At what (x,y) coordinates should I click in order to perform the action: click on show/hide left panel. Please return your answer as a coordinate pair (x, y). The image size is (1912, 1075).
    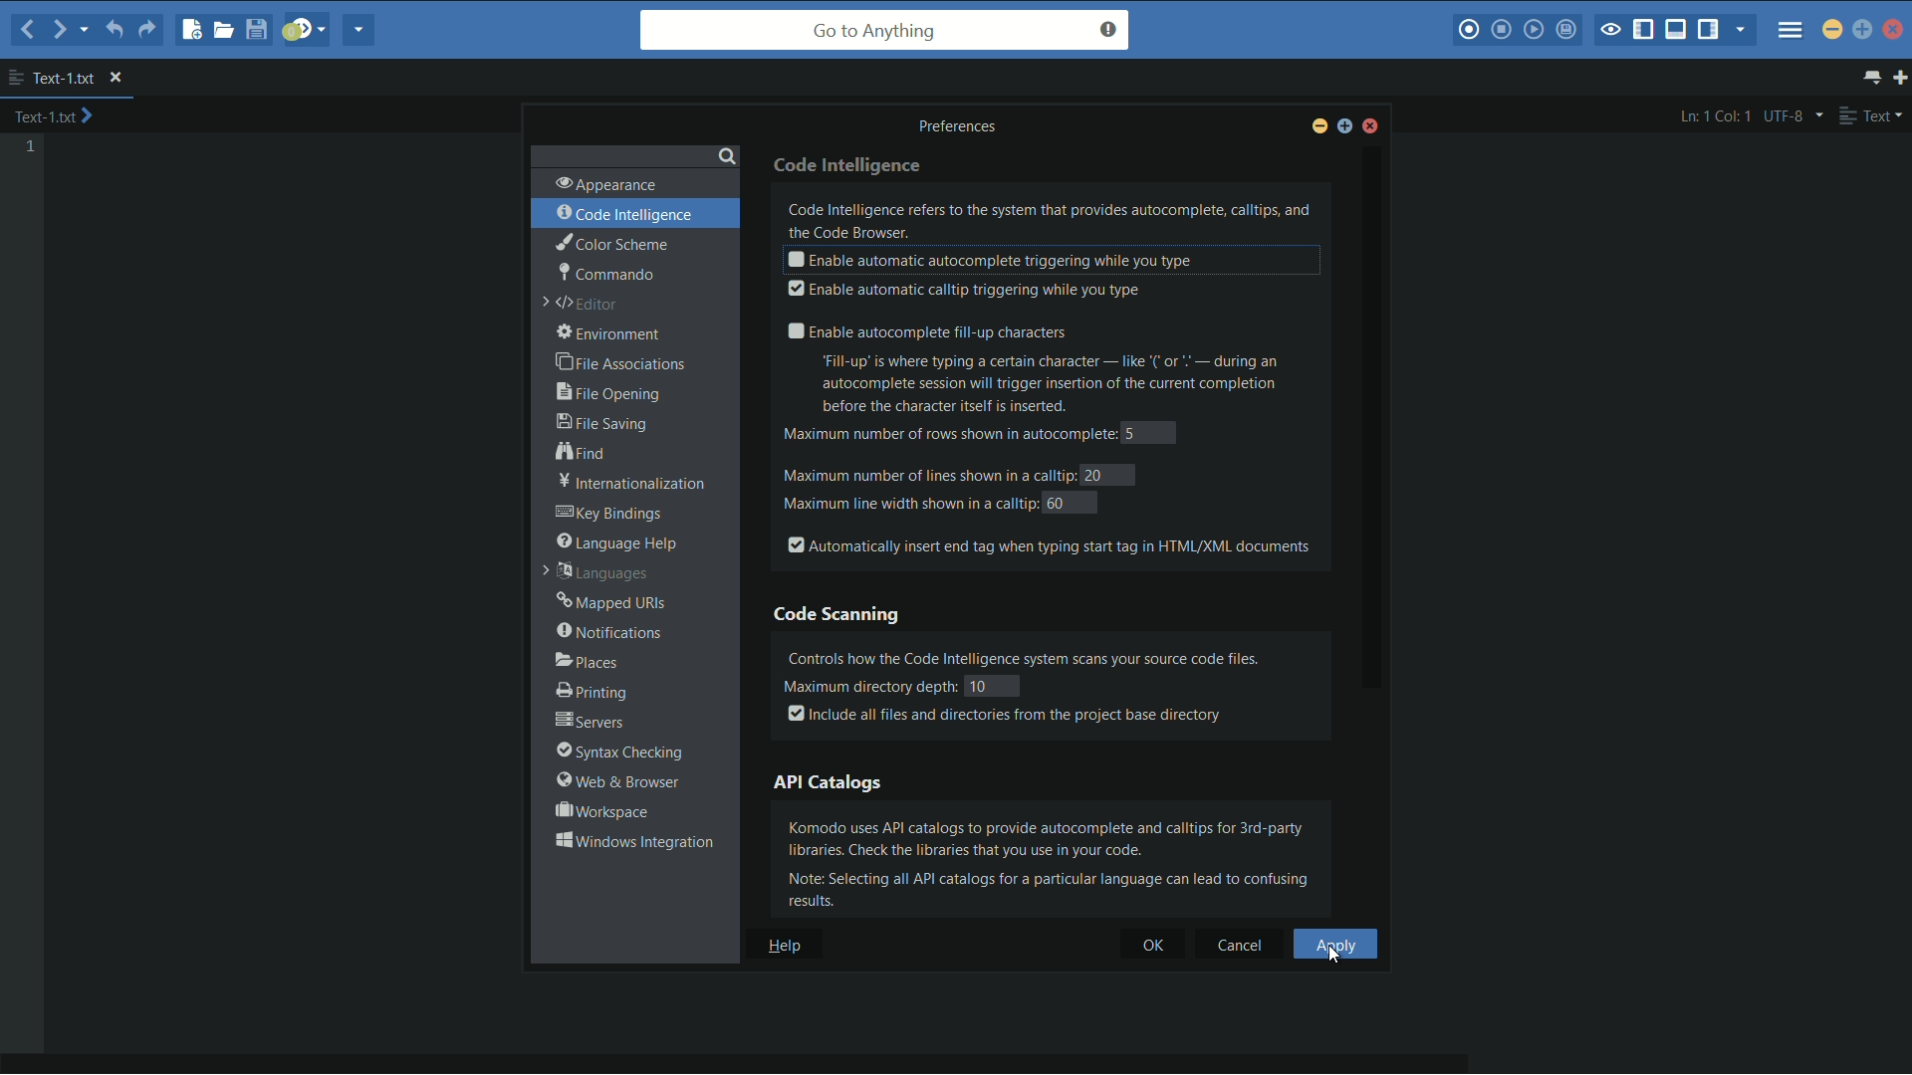
    Looking at the image, I should click on (1644, 32).